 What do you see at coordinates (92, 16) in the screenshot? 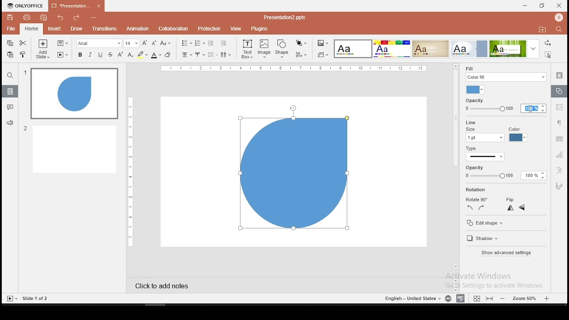
I see `customize quick action toolbar` at bounding box center [92, 16].